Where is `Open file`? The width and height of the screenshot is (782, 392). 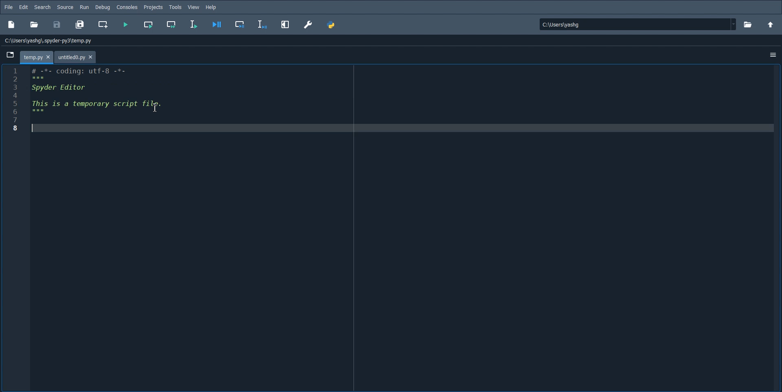
Open file is located at coordinates (34, 24).